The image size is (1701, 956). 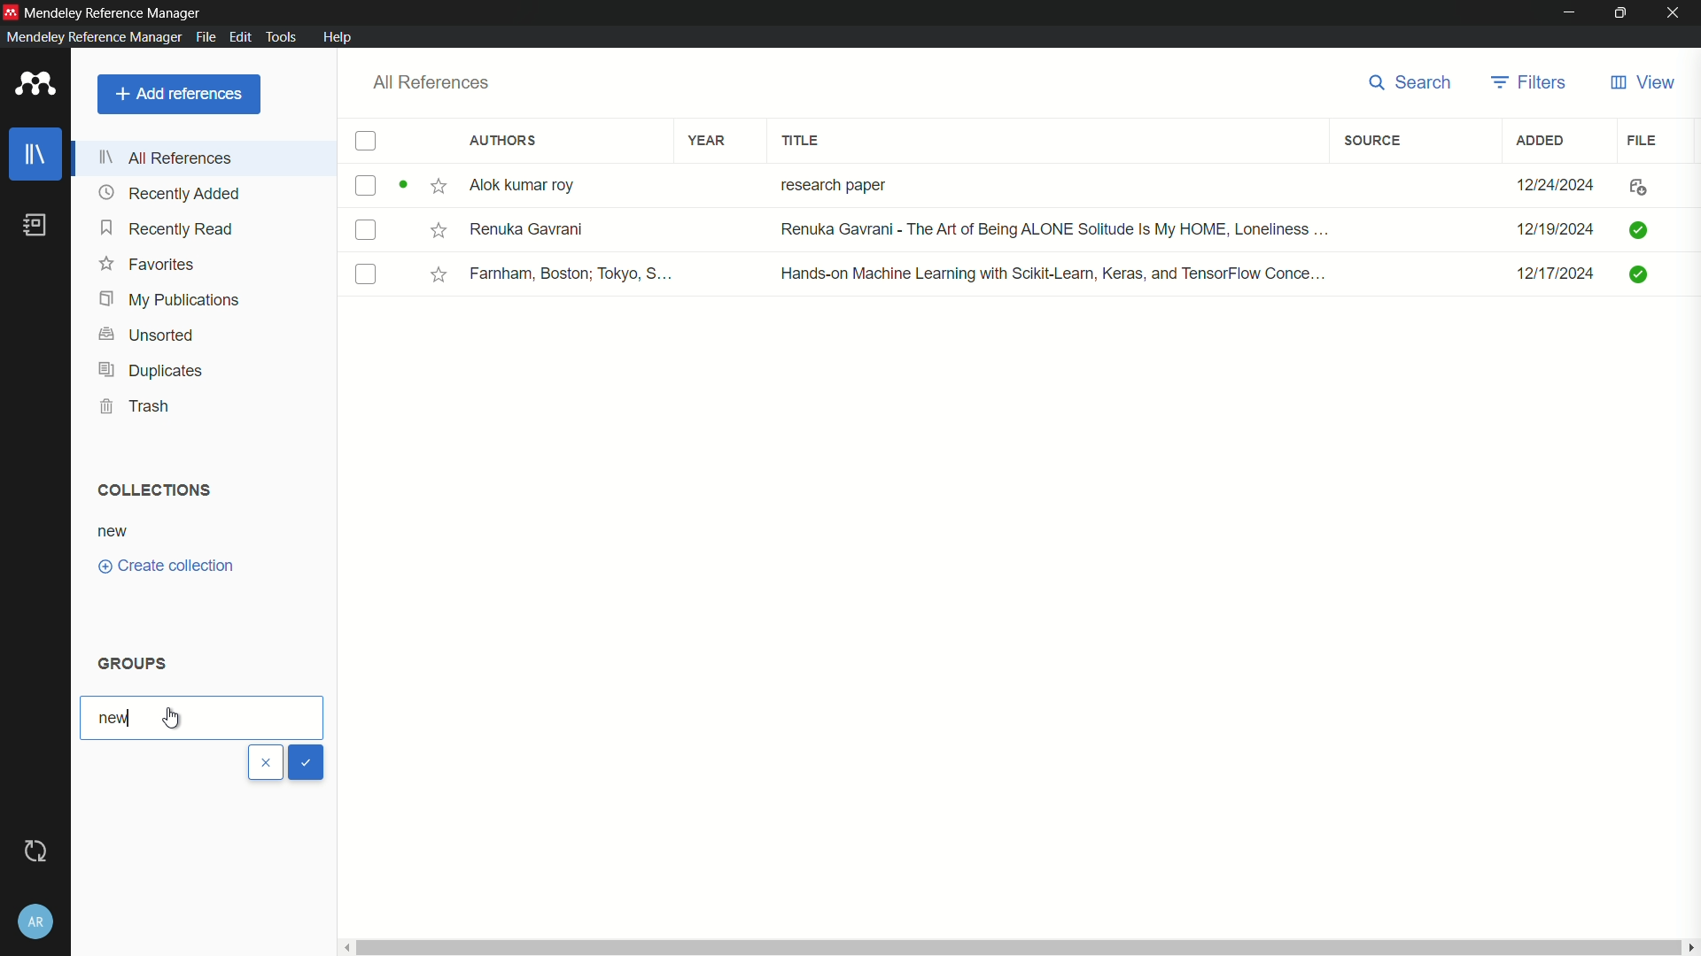 What do you see at coordinates (1048, 231) in the screenshot?
I see `Renuka gavrani - The Artn of...` at bounding box center [1048, 231].